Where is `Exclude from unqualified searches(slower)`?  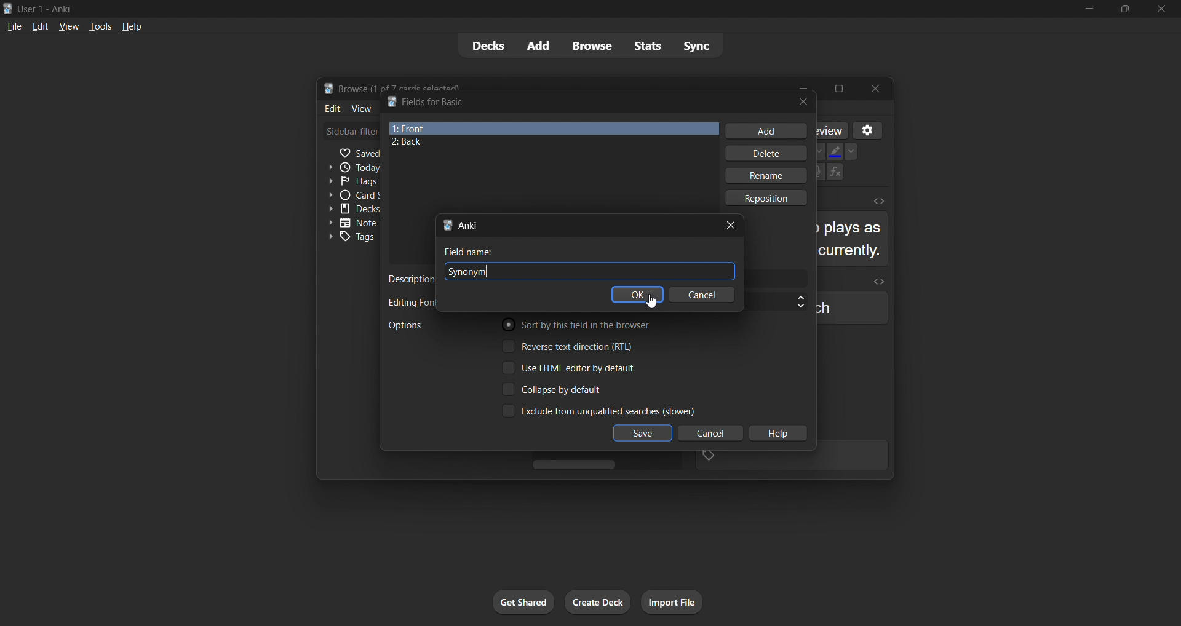 Exclude from unqualified searches(slower) is located at coordinates (595, 411).